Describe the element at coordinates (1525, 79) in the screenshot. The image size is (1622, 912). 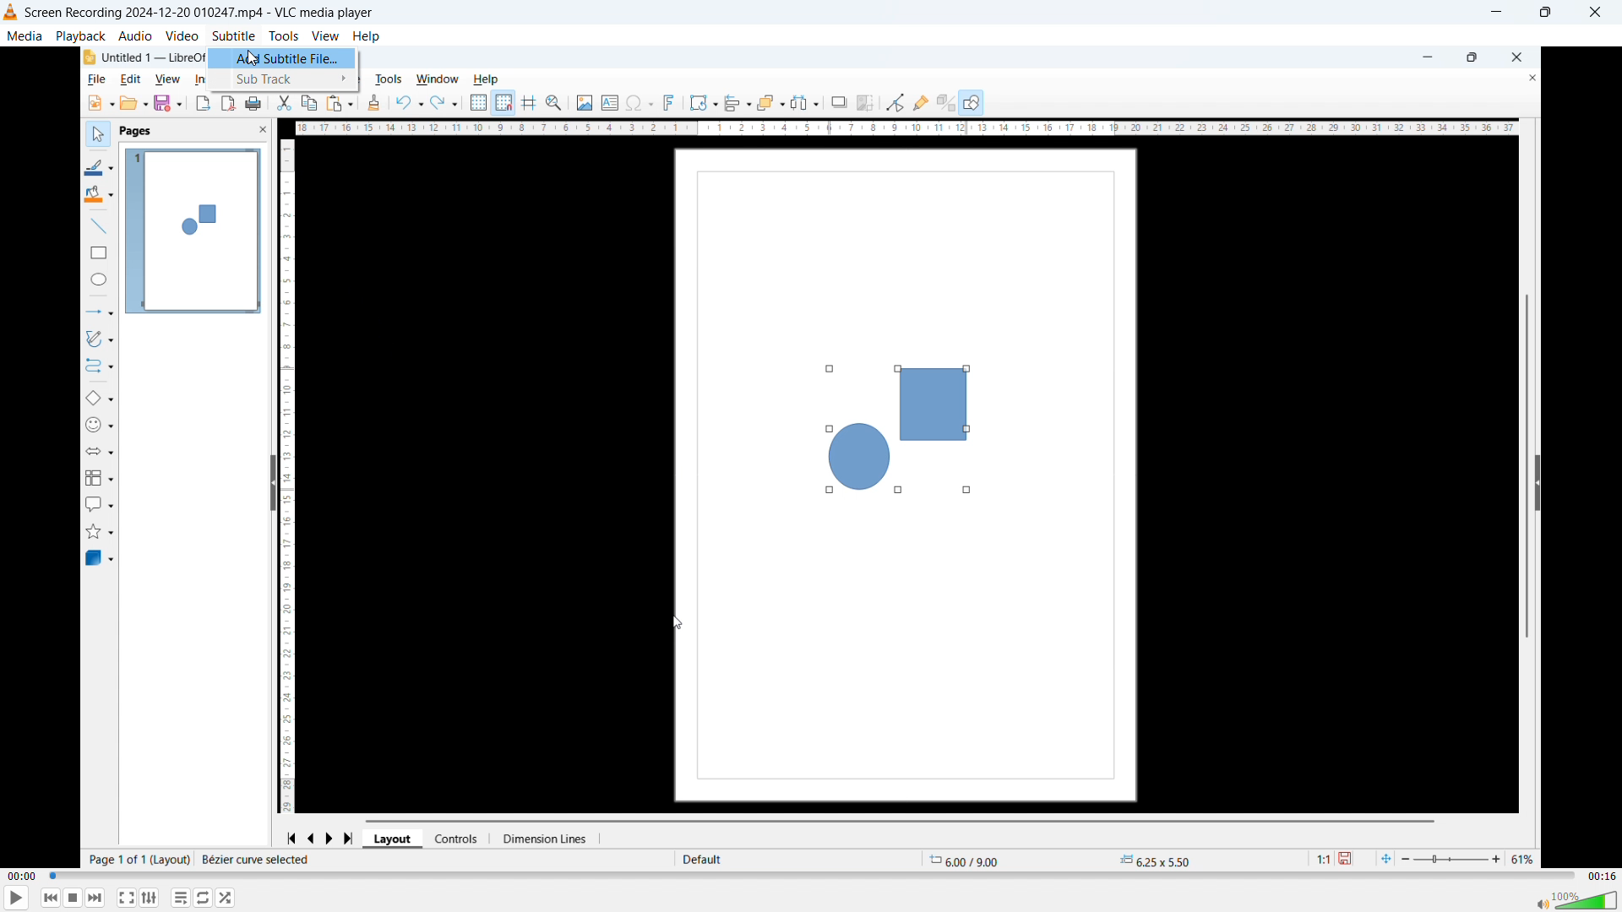
I see `close` at that location.